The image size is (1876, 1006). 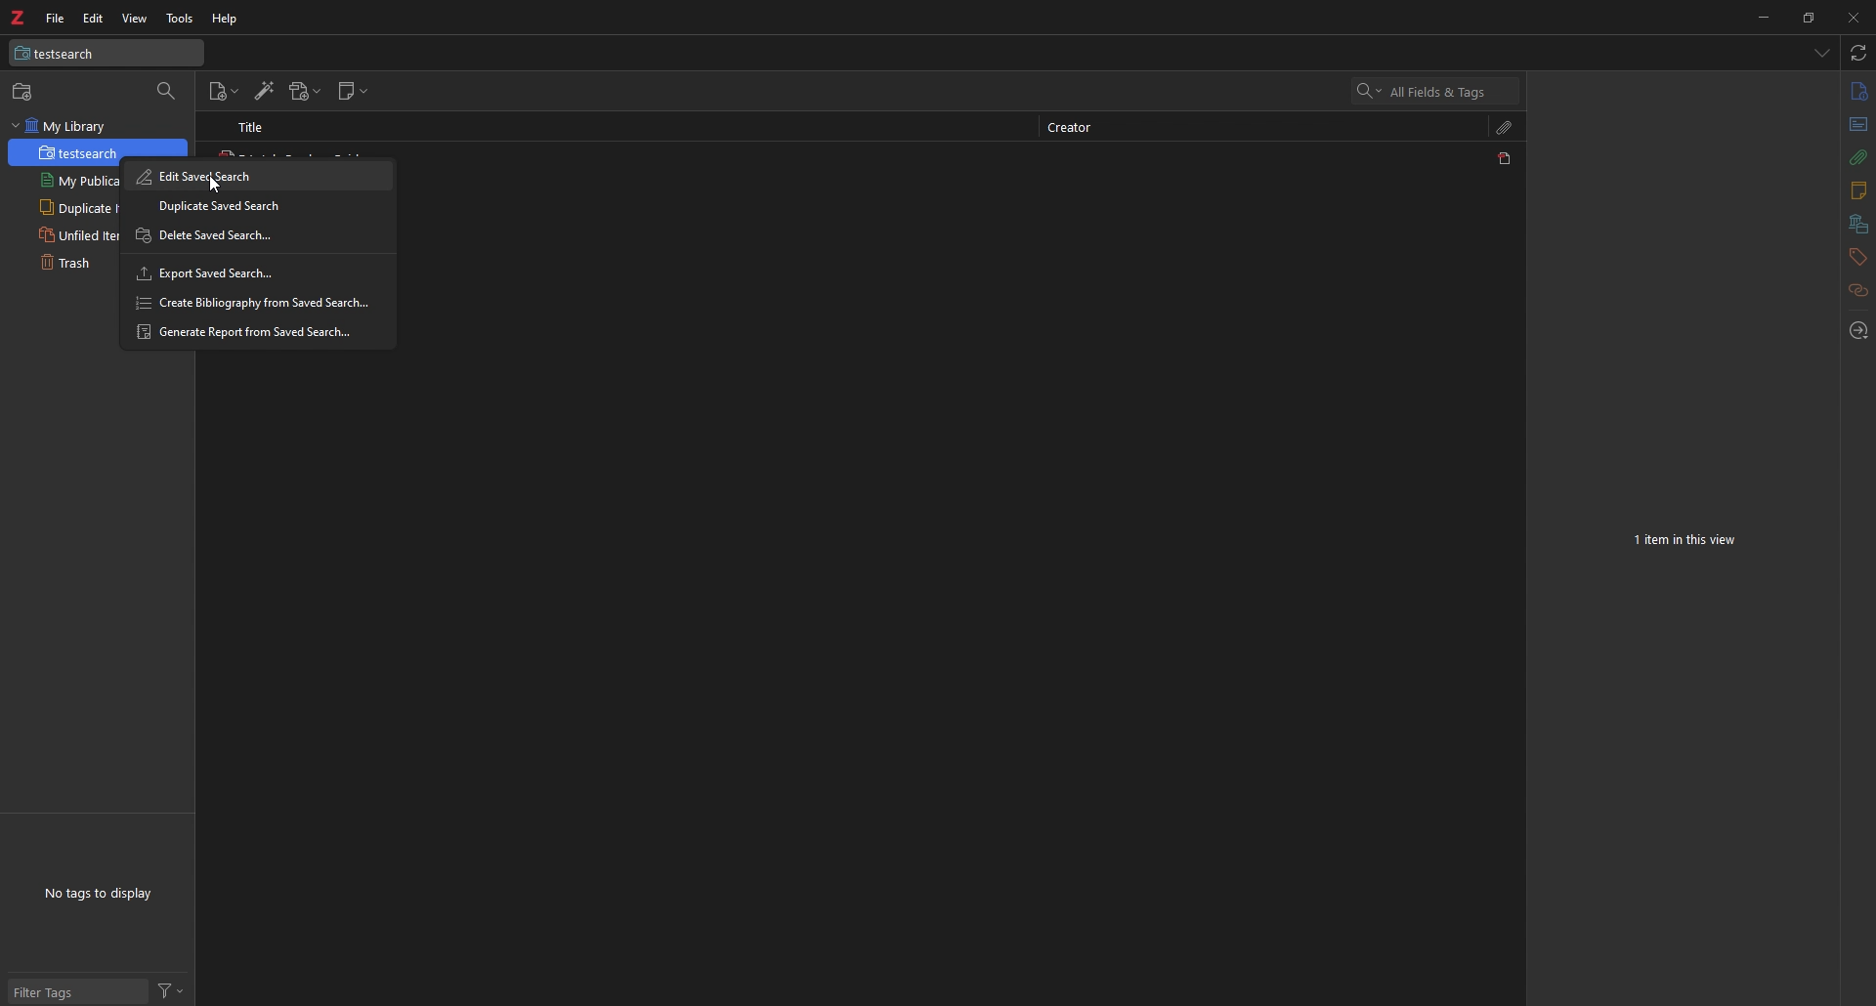 What do you see at coordinates (1763, 16) in the screenshot?
I see `minimize` at bounding box center [1763, 16].